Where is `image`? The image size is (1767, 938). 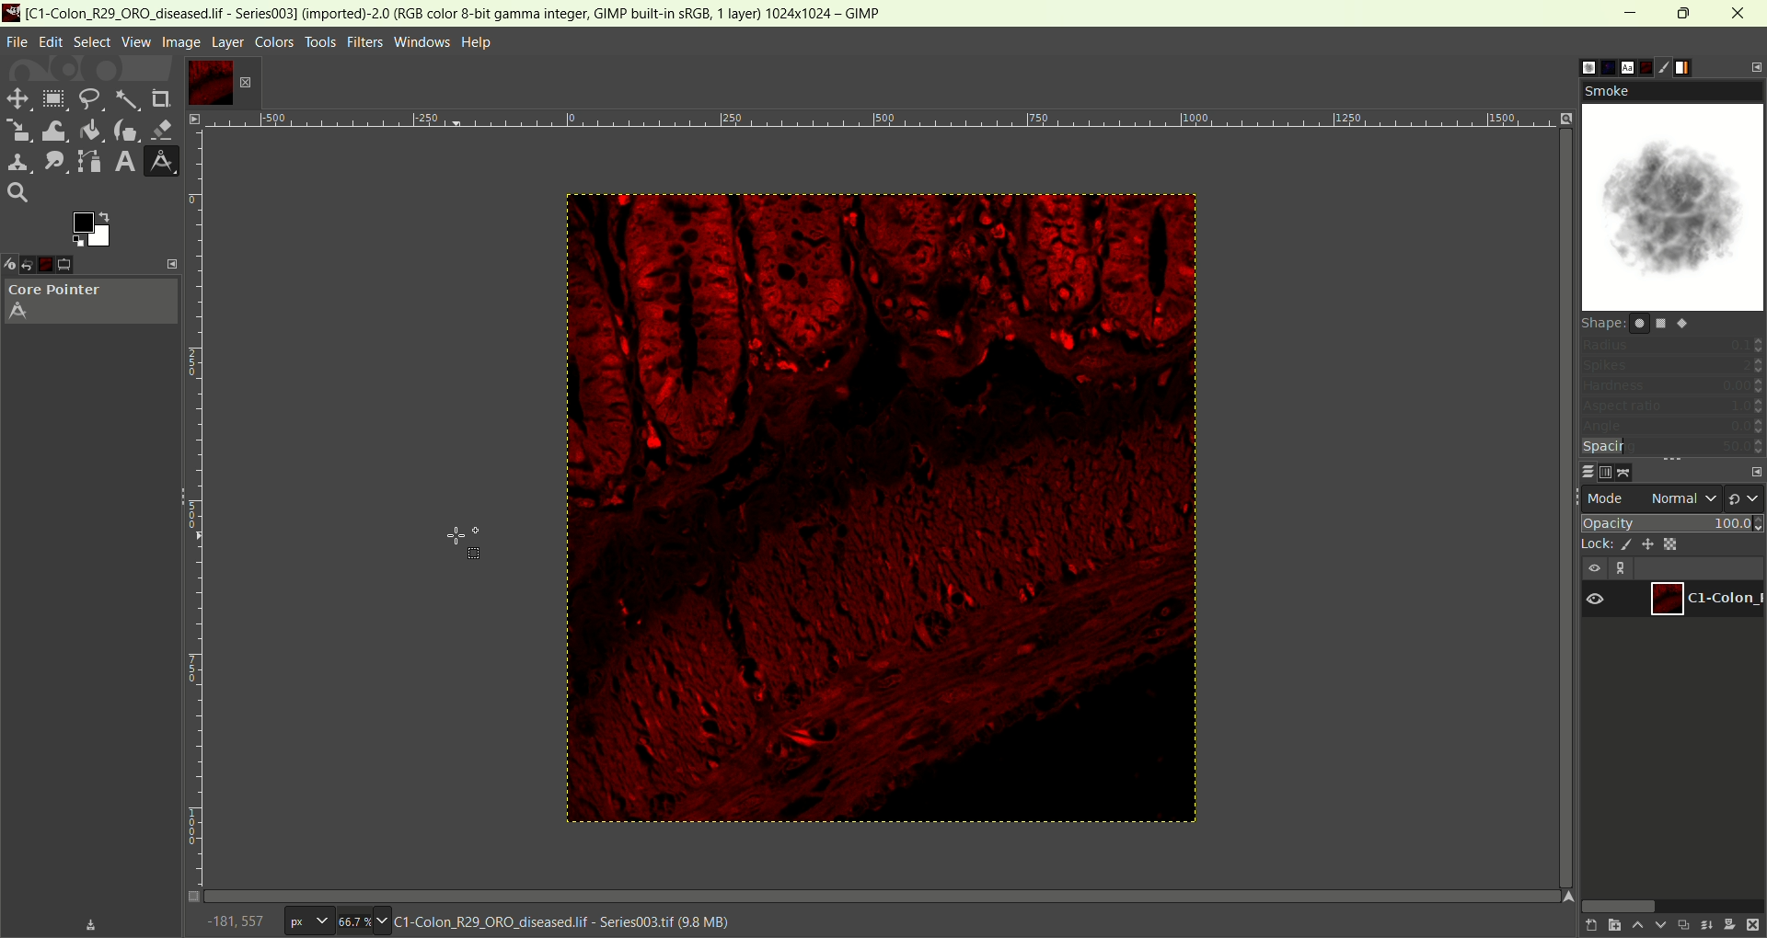
image is located at coordinates (882, 509).